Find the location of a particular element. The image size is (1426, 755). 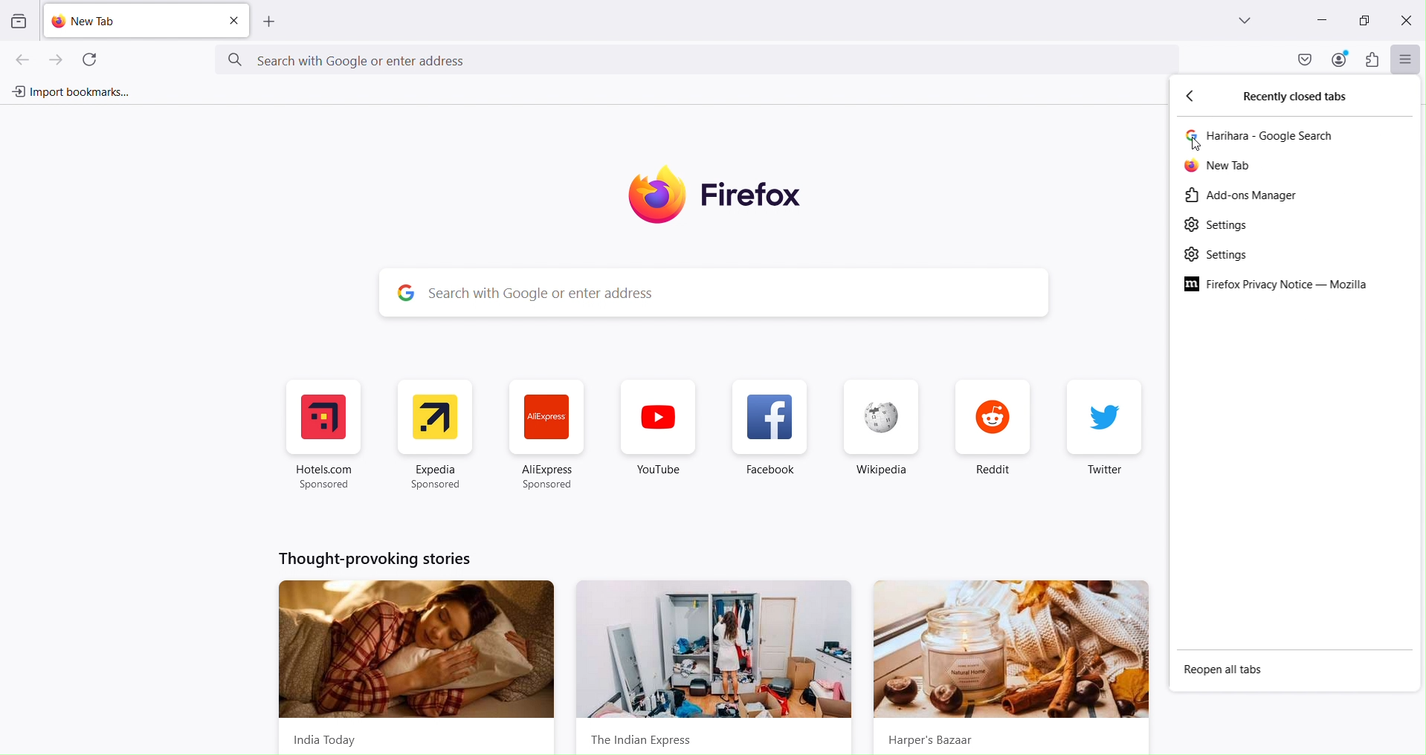

thought-provoking-stories is located at coordinates (377, 559).